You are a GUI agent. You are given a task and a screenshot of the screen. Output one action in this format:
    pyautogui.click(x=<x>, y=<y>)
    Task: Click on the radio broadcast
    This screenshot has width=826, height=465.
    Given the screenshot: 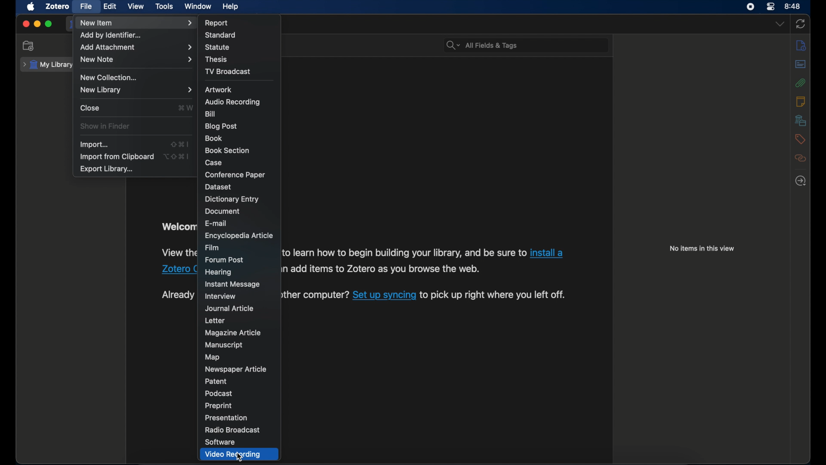 What is the action you would take?
    pyautogui.click(x=233, y=430)
    